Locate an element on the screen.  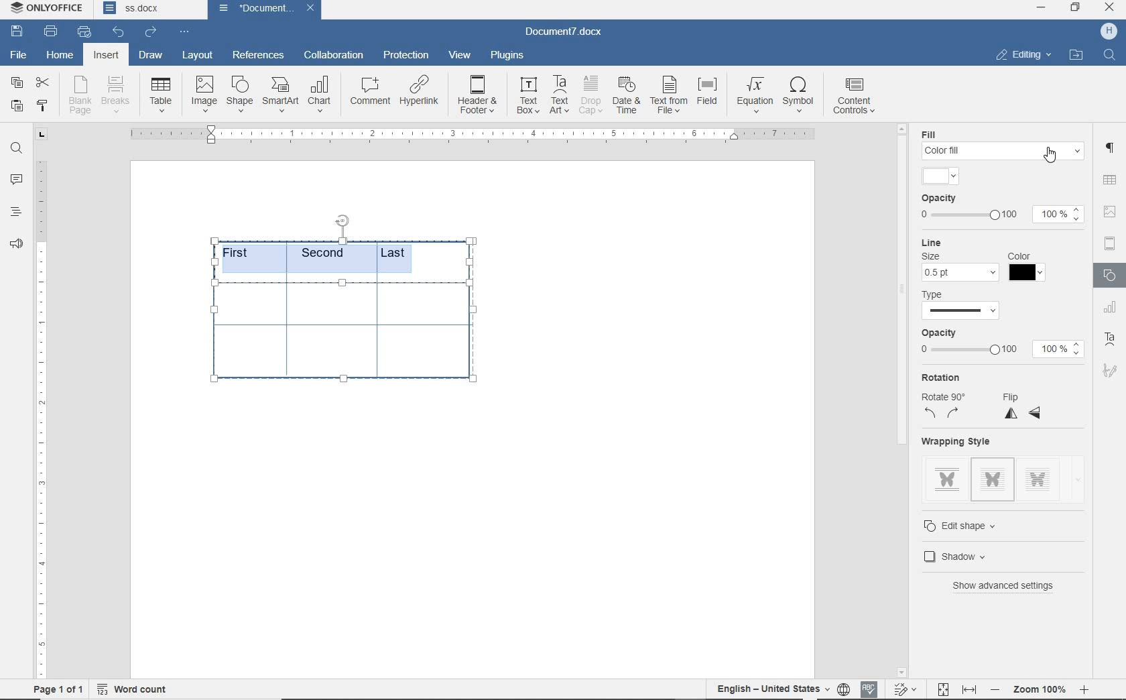
Table is located at coordinates (162, 96).